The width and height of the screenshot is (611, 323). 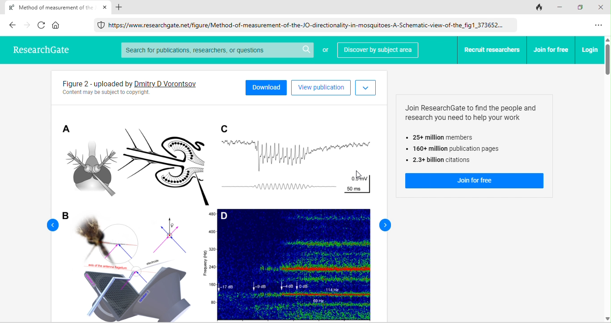 What do you see at coordinates (12, 25) in the screenshot?
I see `back` at bounding box center [12, 25].